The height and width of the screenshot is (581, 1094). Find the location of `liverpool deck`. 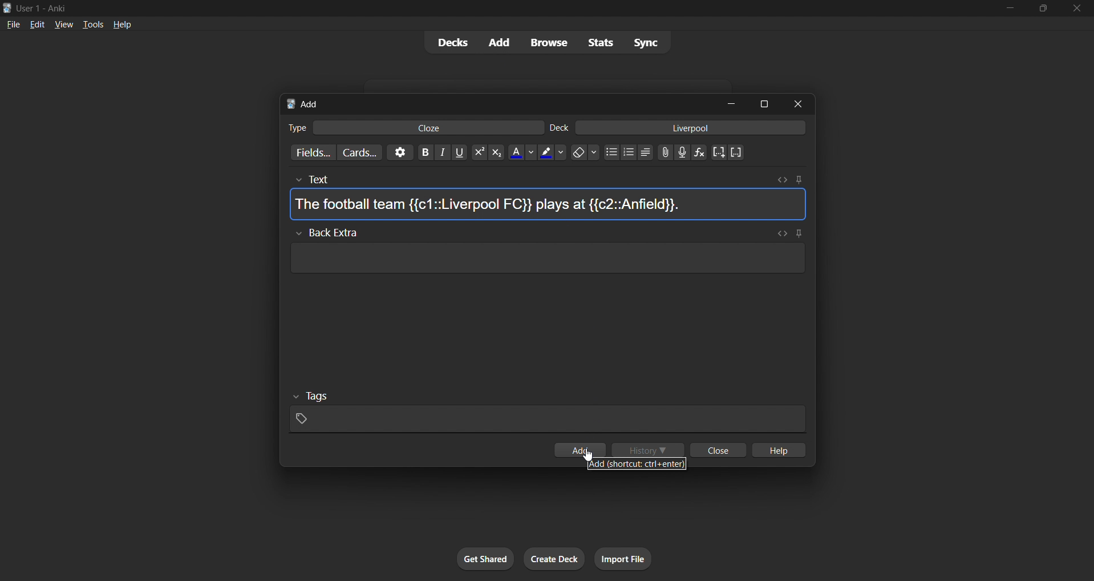

liverpool deck is located at coordinates (695, 130).